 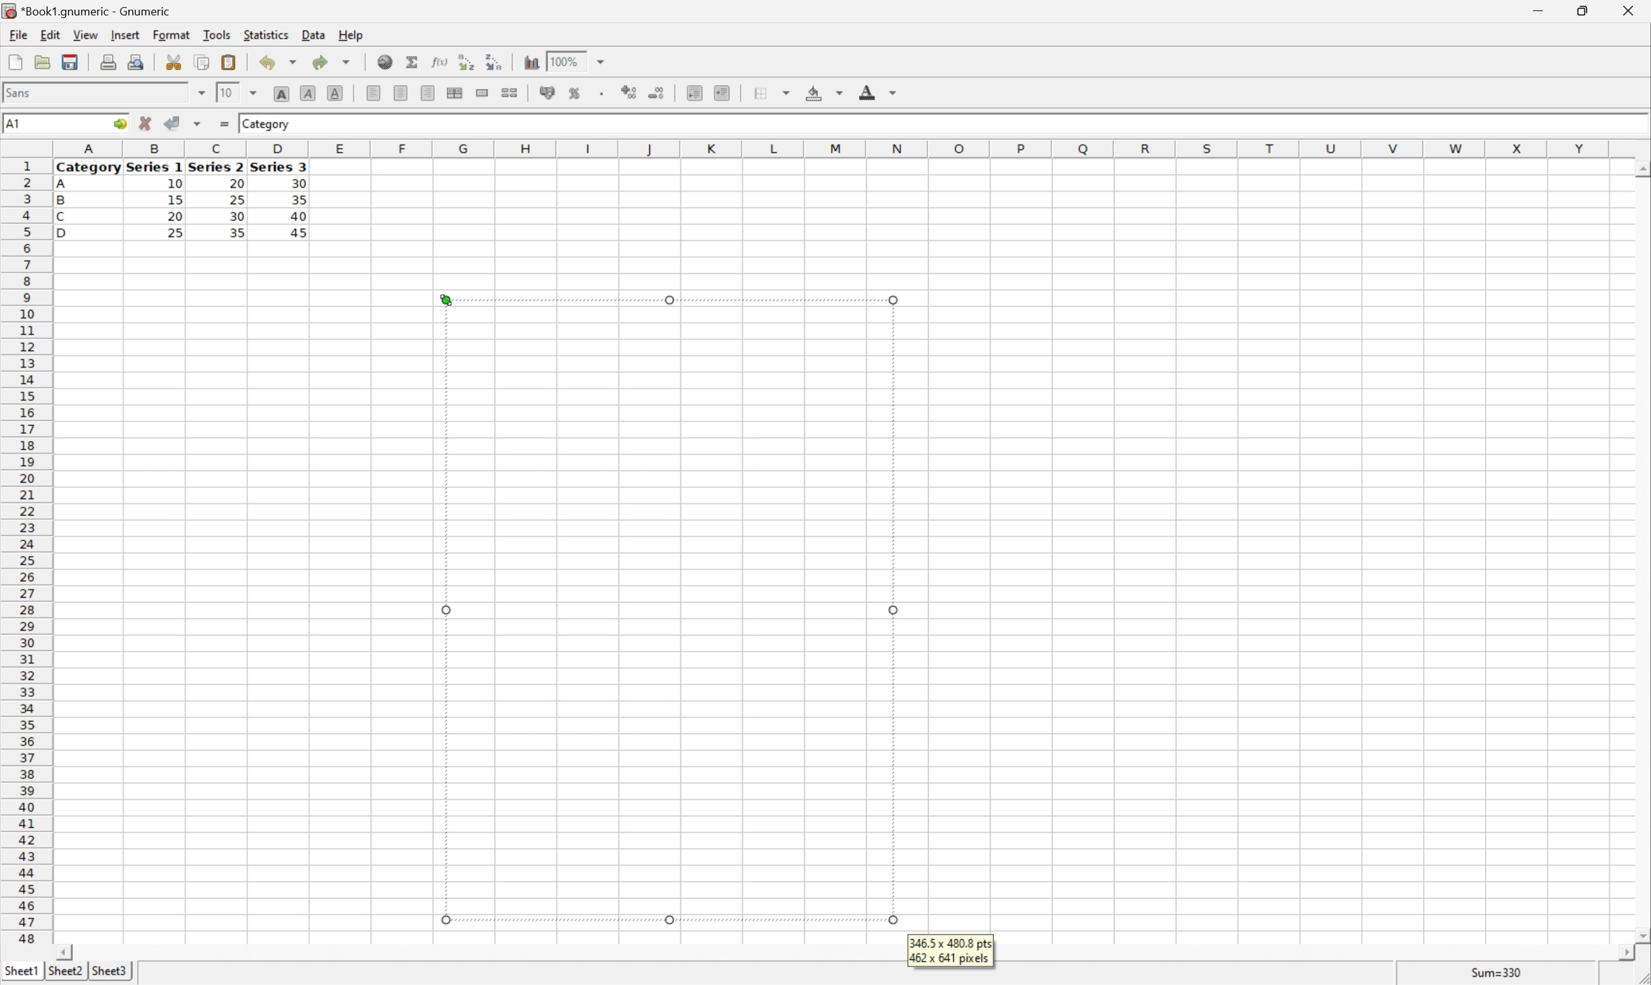 I want to click on Drop Down, so click(x=603, y=61).